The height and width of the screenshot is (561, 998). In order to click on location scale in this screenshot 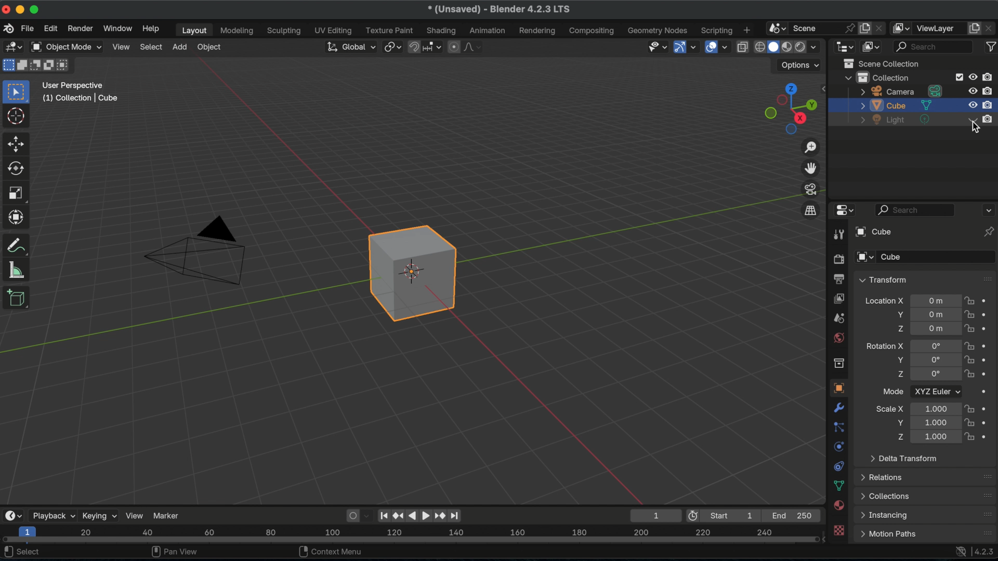, I will do `click(936, 407)`.